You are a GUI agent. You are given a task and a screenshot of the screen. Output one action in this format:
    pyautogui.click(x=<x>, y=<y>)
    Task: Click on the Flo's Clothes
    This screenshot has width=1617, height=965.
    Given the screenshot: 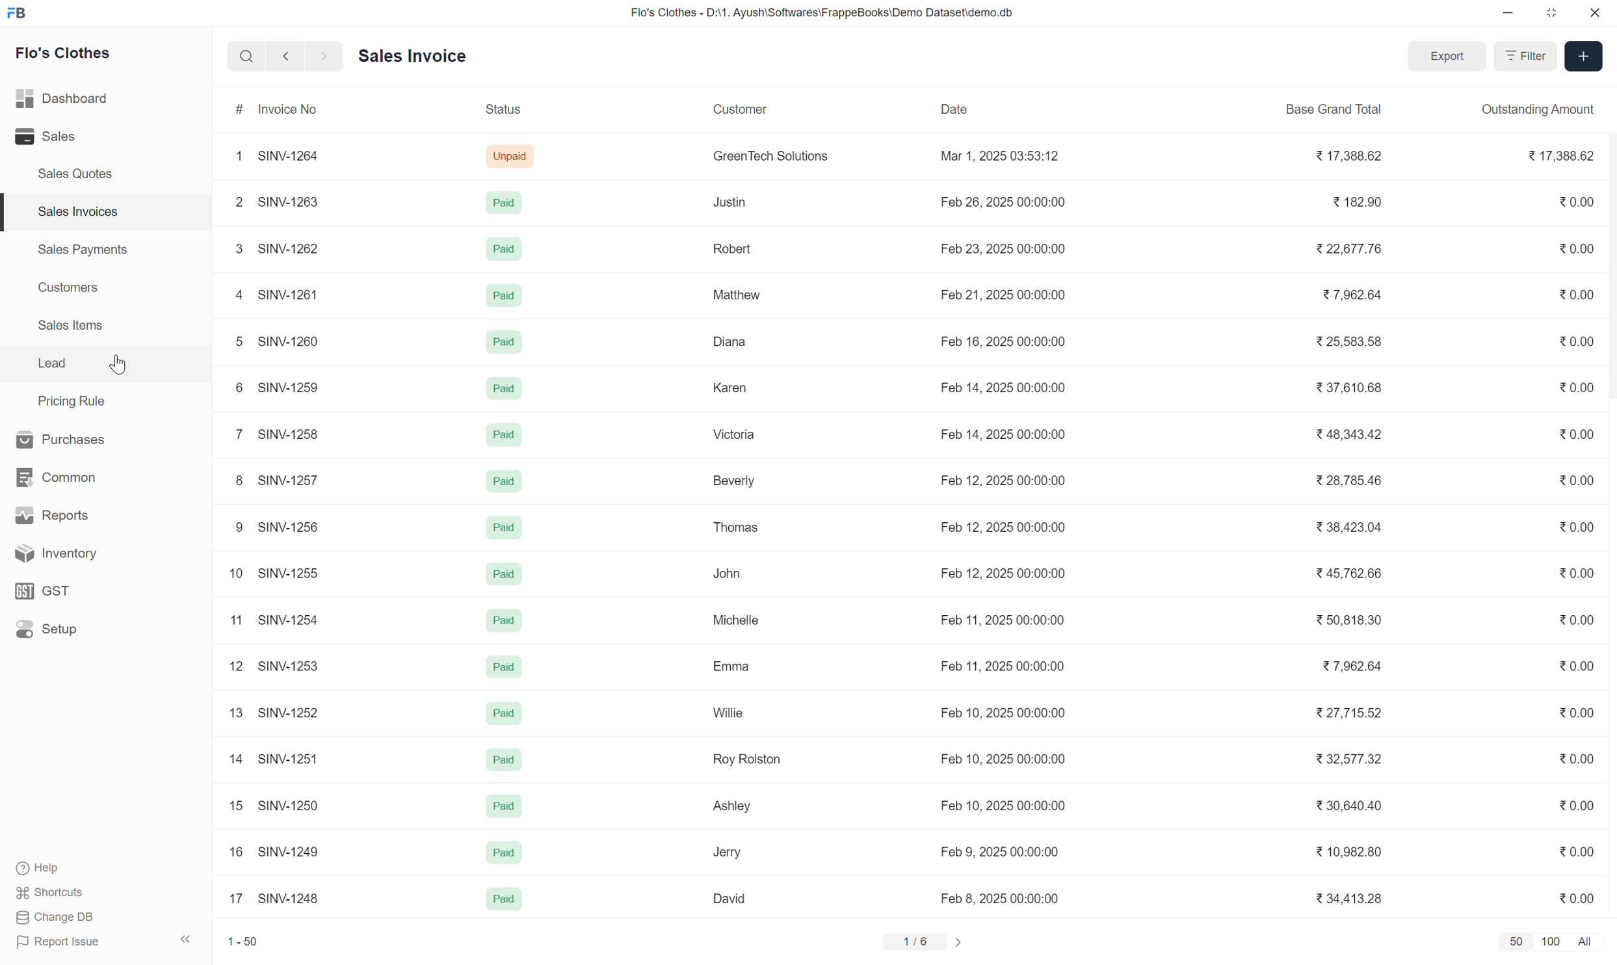 What is the action you would take?
    pyautogui.click(x=69, y=53)
    